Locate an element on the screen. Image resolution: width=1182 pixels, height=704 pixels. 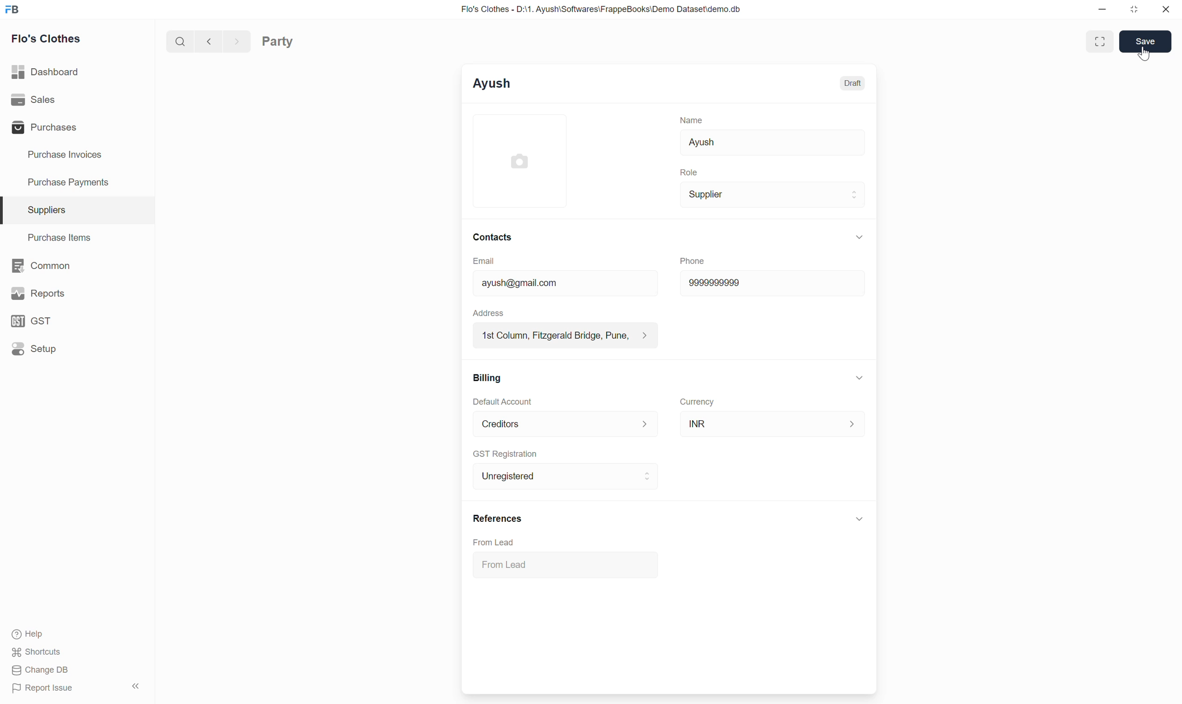
Collapse is located at coordinates (859, 378).